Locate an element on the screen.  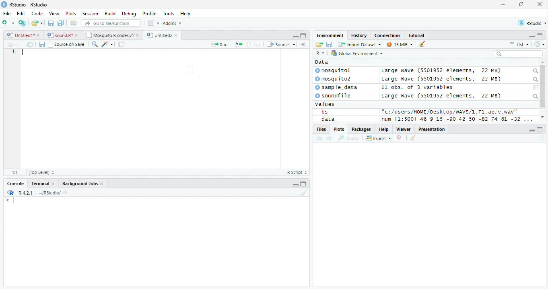
Save all the open documents is located at coordinates (61, 23).